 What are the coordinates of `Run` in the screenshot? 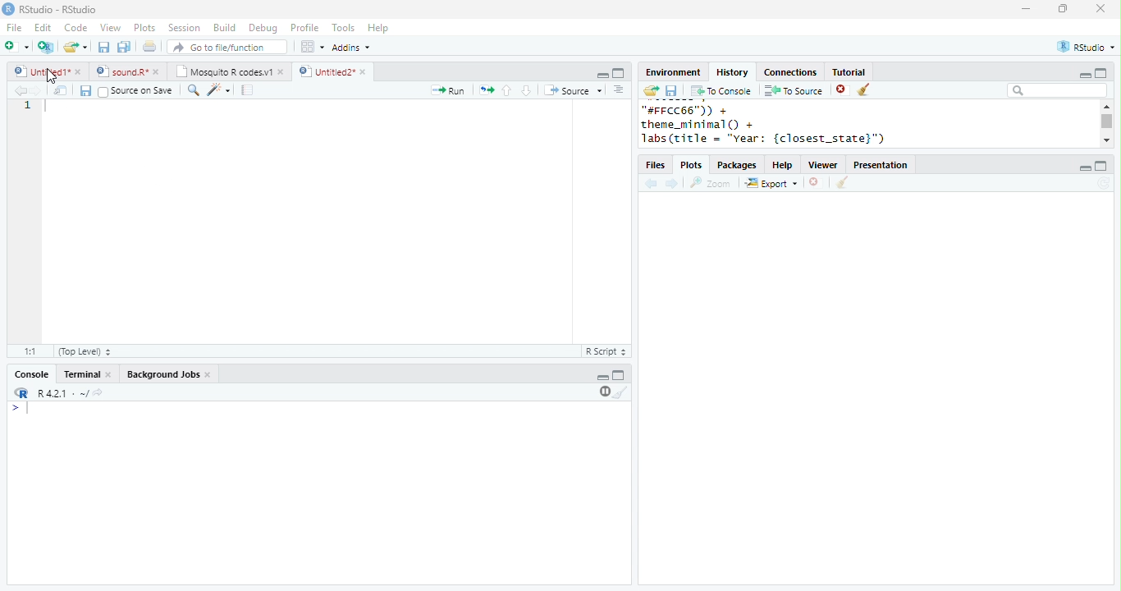 It's located at (450, 90).